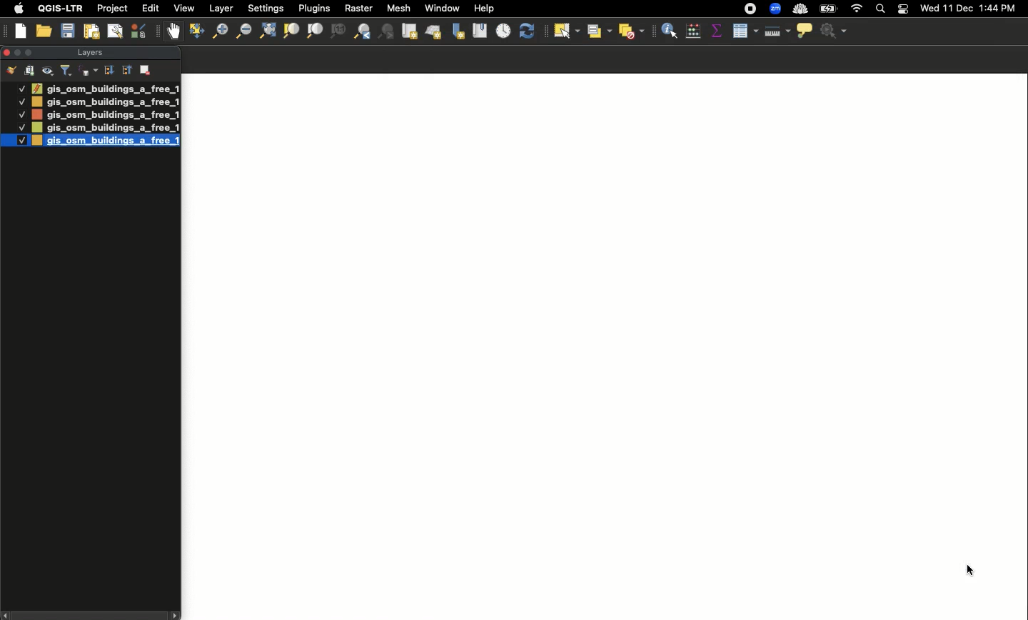  What do you see at coordinates (11, 71) in the screenshot?
I see `Open the layer styling panel` at bounding box center [11, 71].